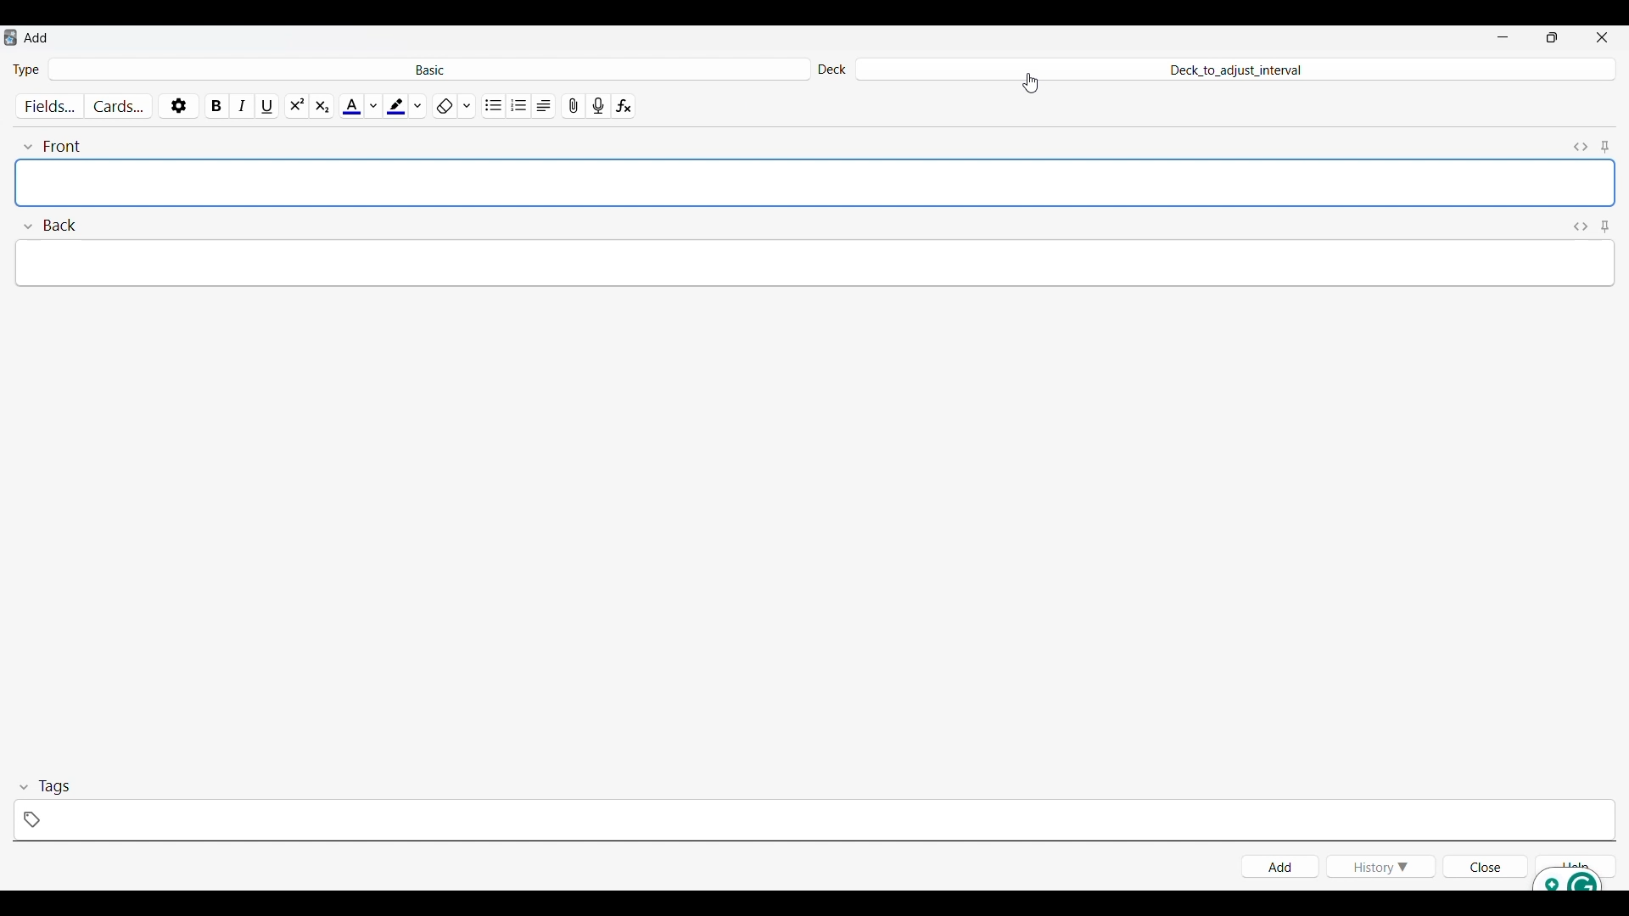 The width and height of the screenshot is (1629, 916). What do you see at coordinates (297, 106) in the screenshot?
I see `Super script` at bounding box center [297, 106].